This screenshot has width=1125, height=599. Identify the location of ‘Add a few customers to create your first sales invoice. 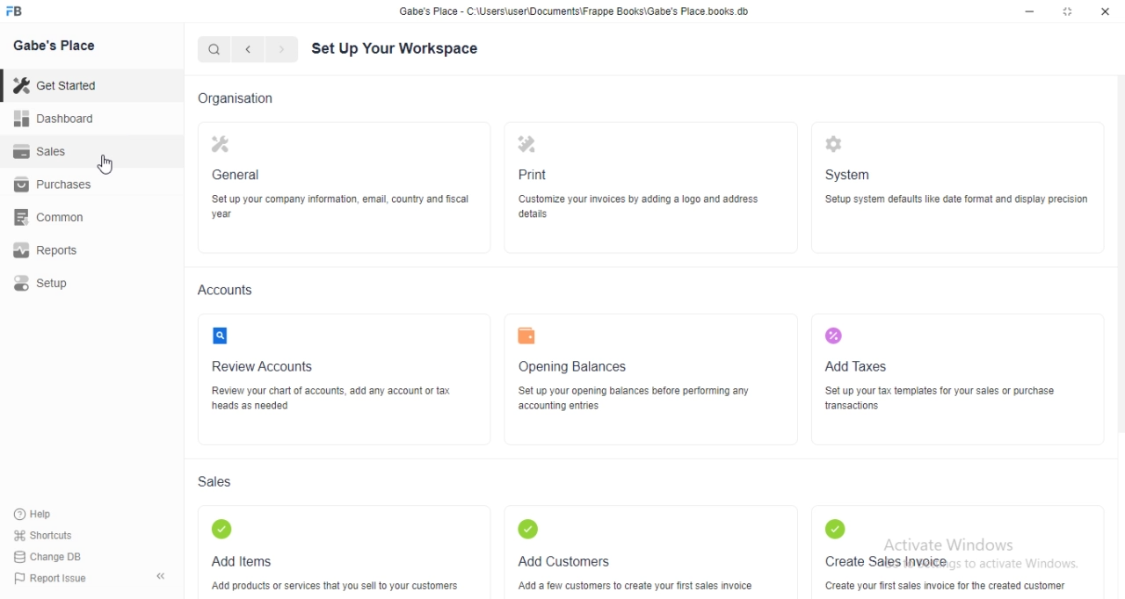
(639, 585).